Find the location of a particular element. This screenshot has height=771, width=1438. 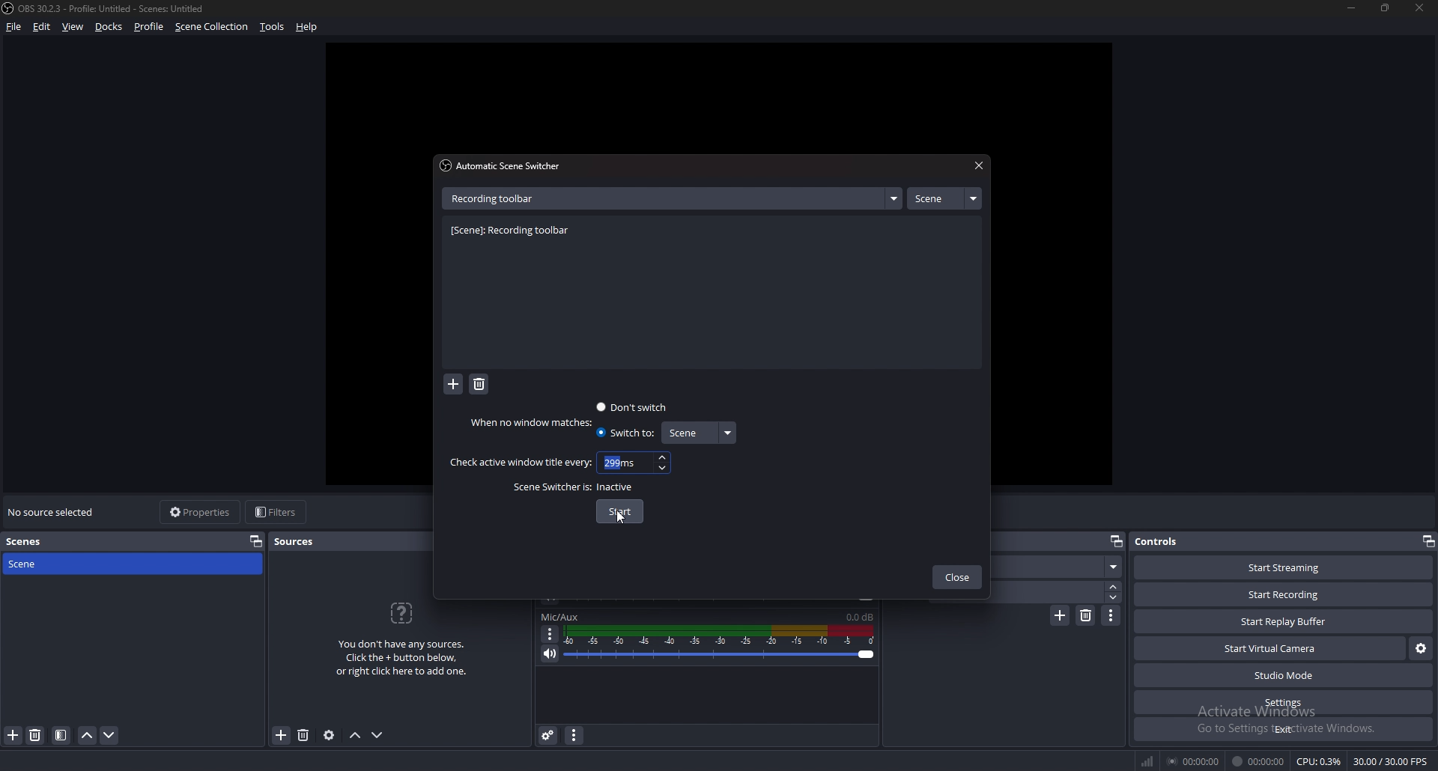

scenes is located at coordinates (37, 542).